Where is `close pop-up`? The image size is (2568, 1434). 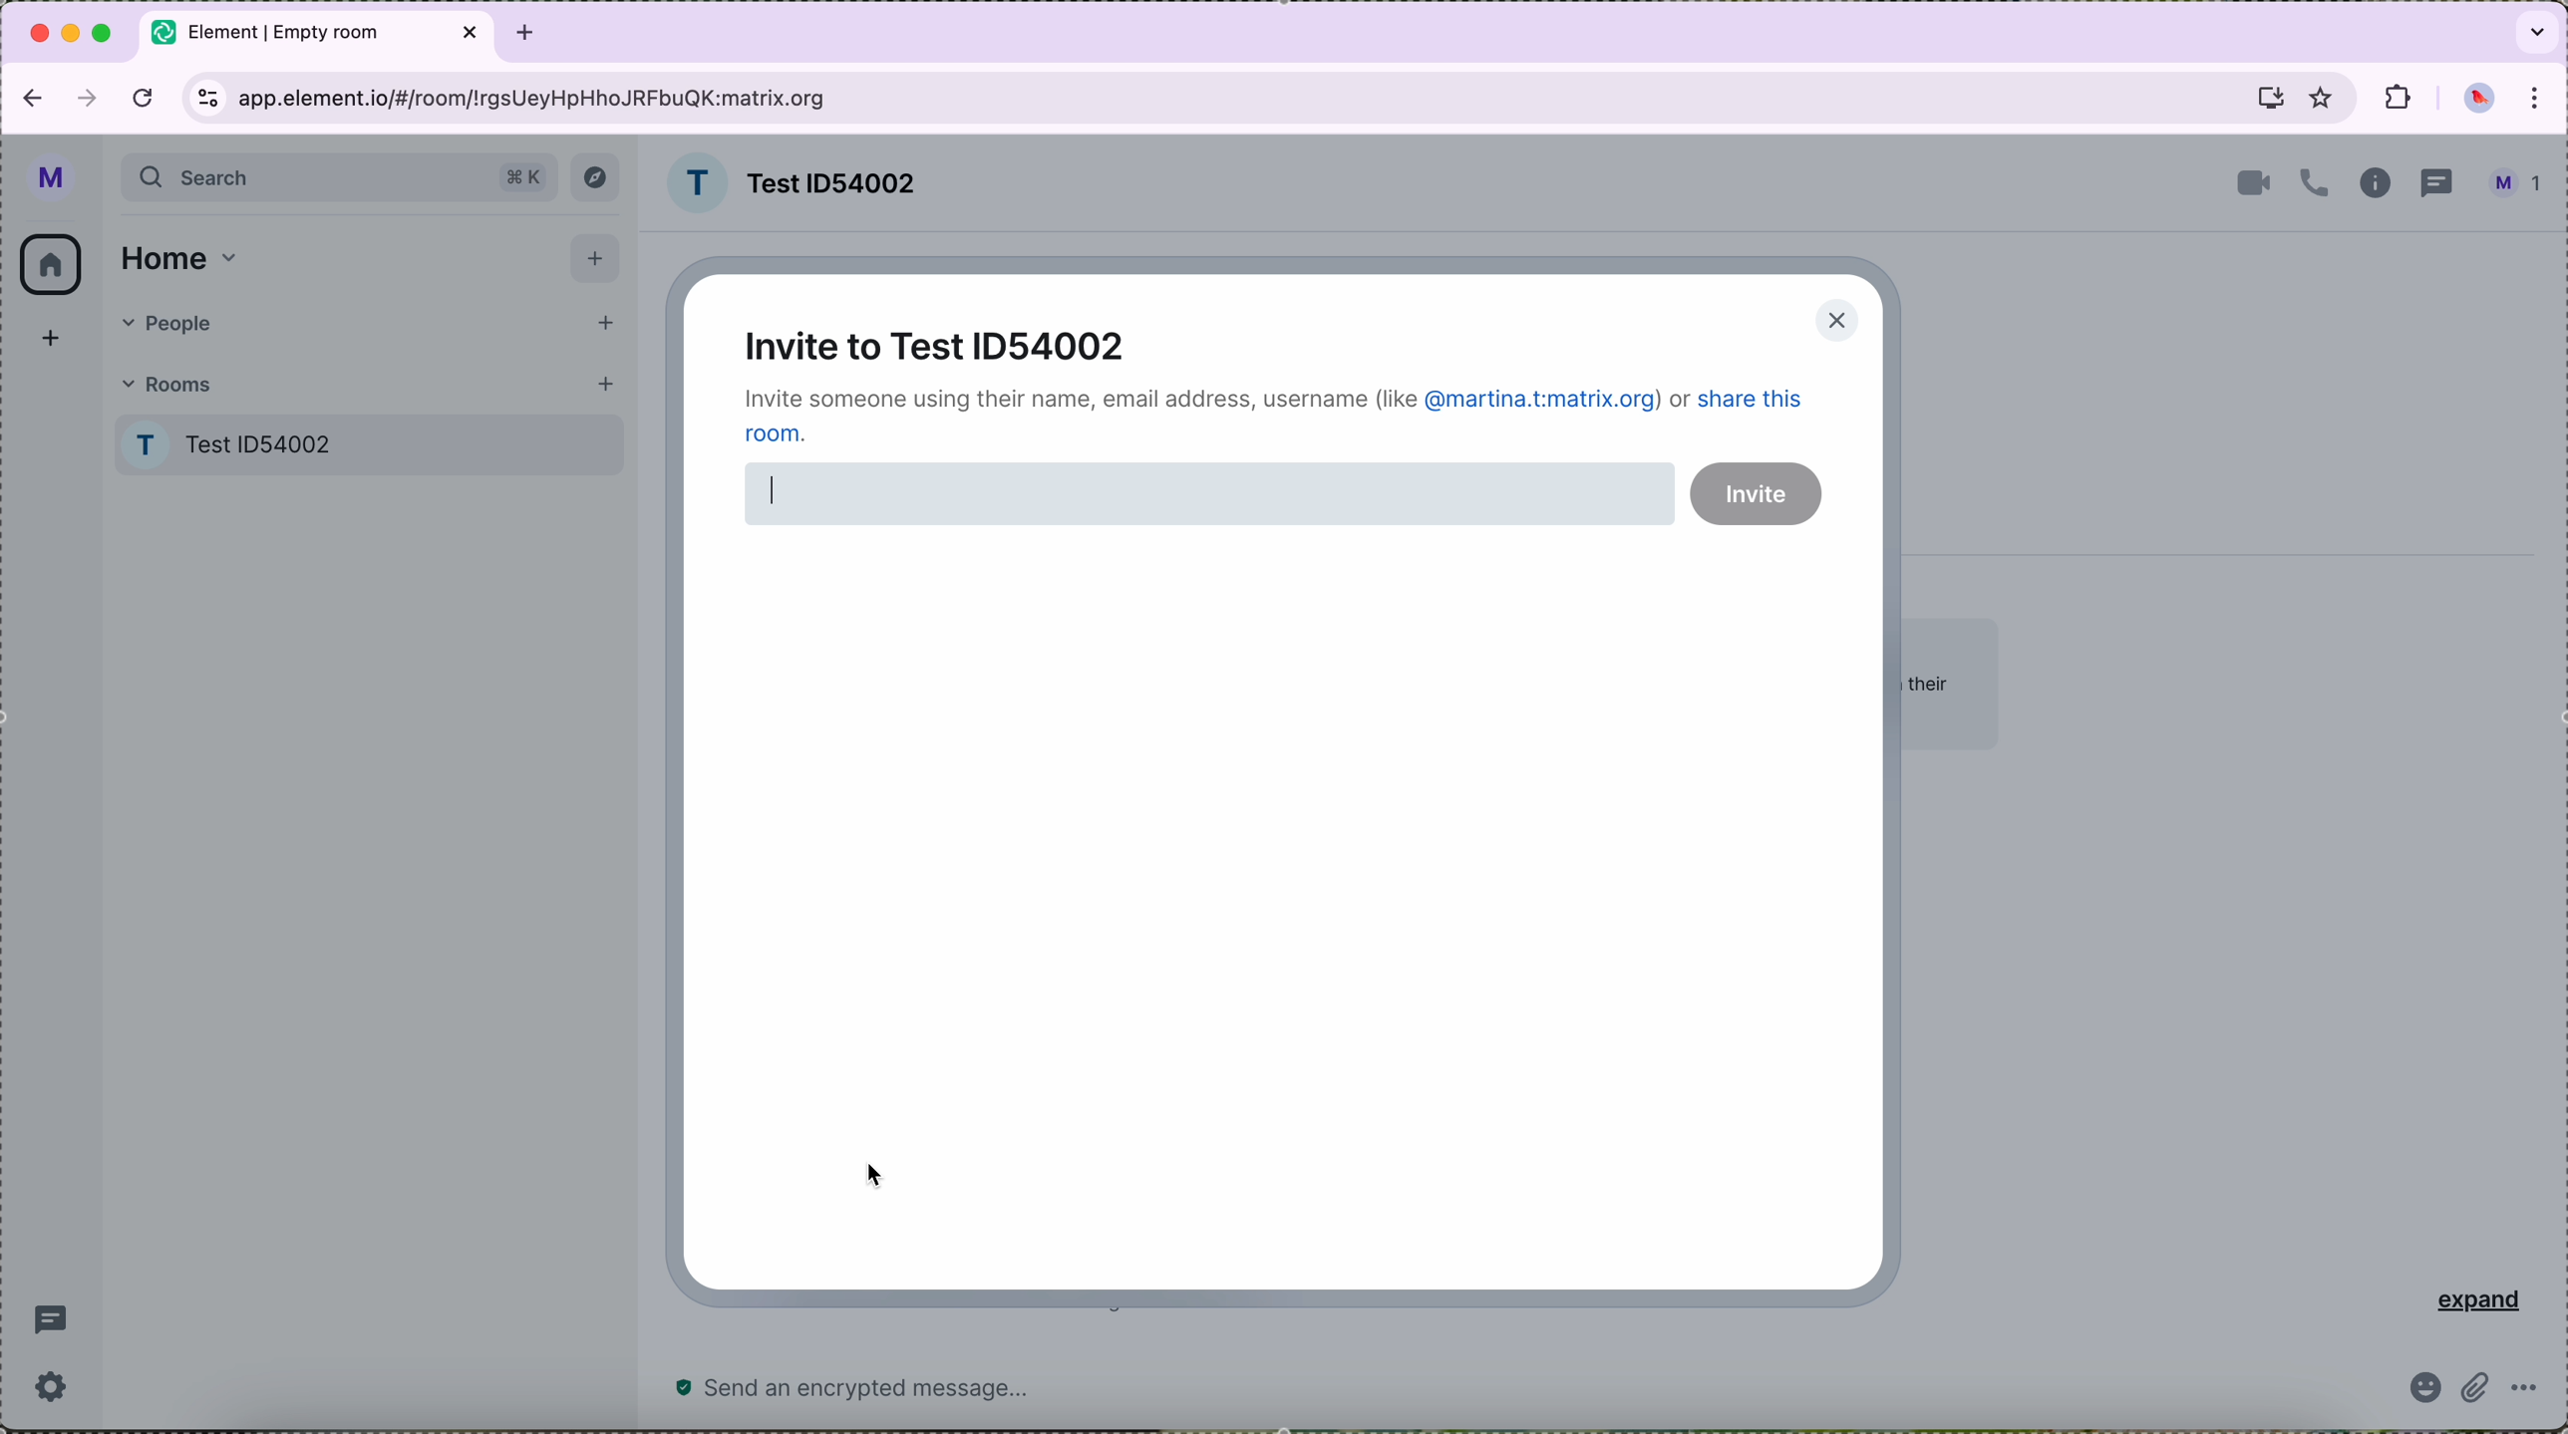 close pop-up is located at coordinates (1829, 319).